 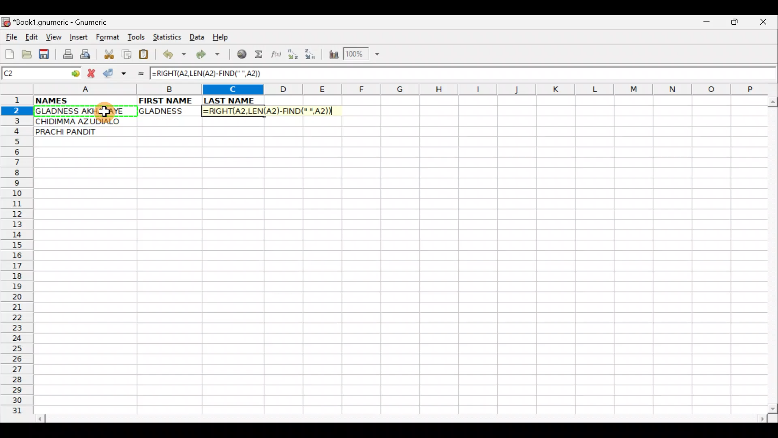 I want to click on Cancel change, so click(x=93, y=72).